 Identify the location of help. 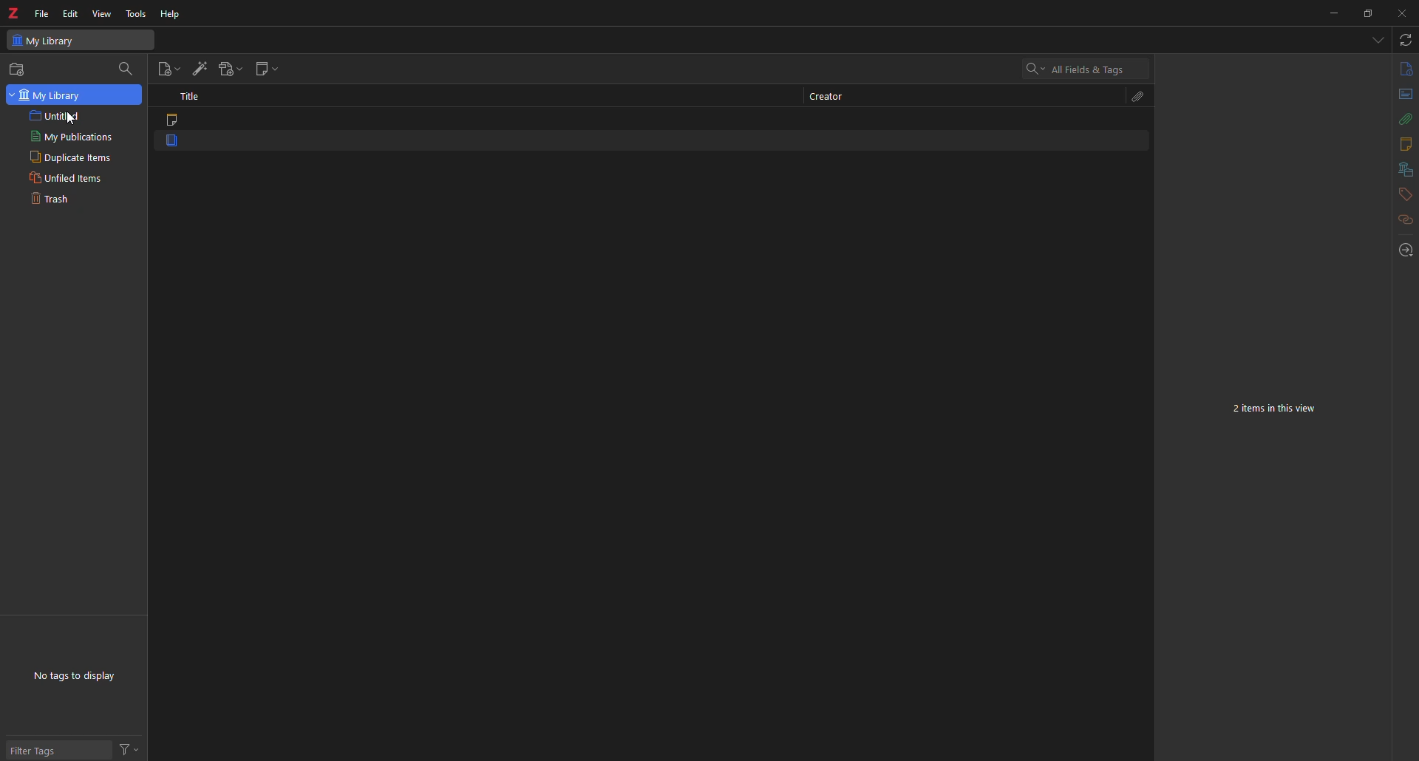
(174, 13).